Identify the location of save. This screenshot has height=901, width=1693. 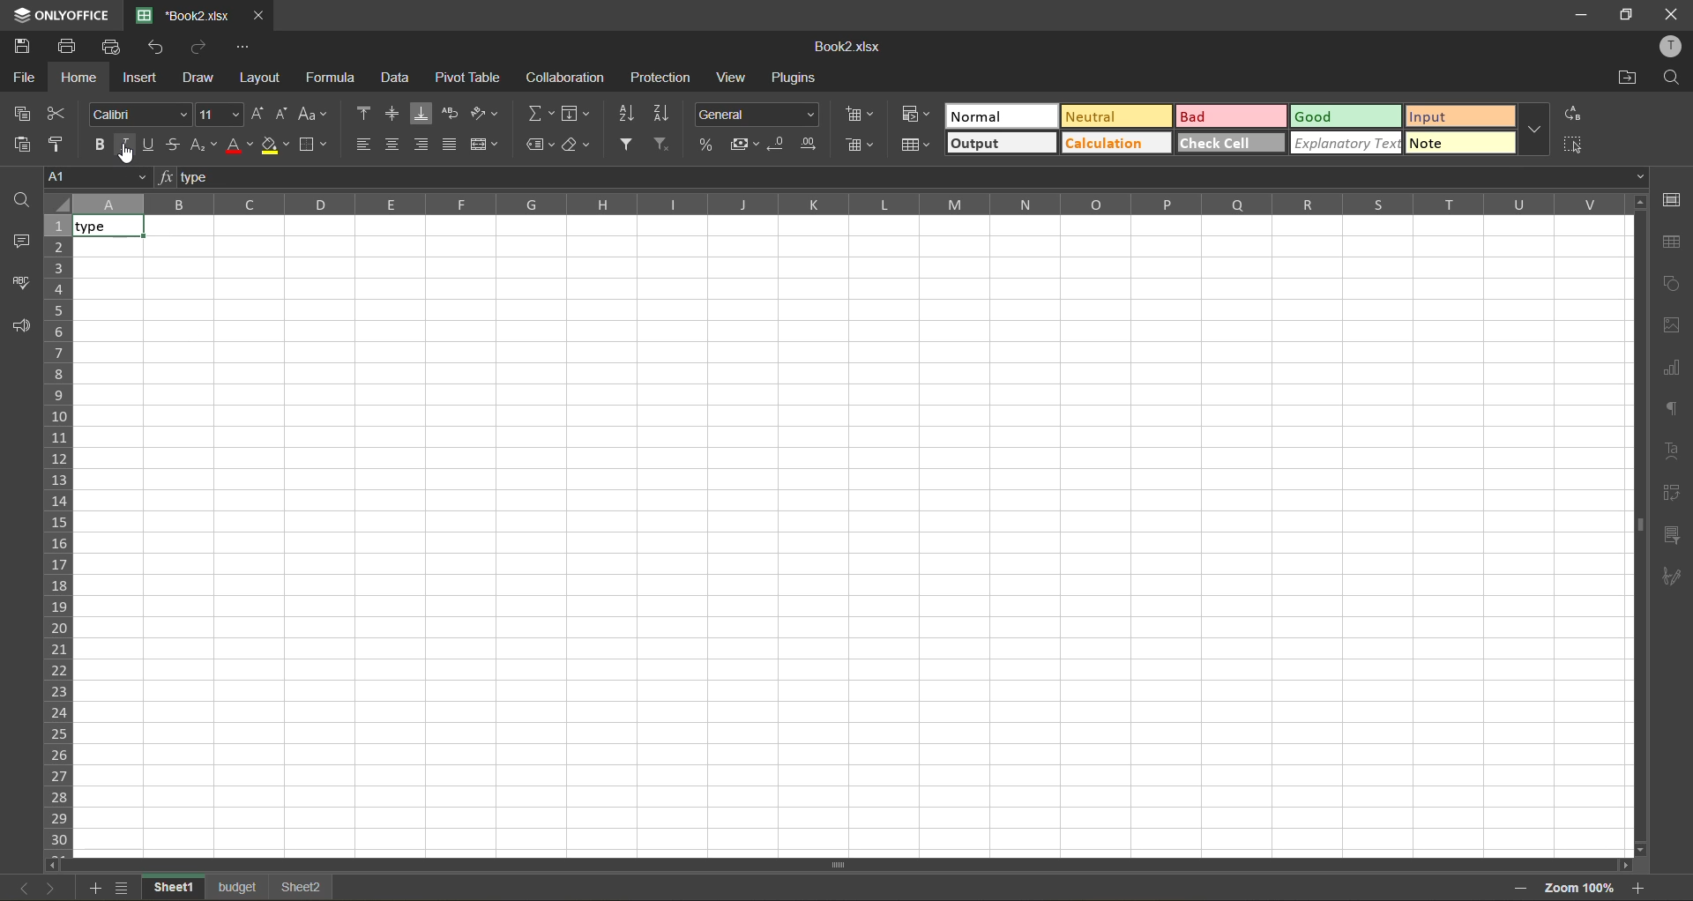
(26, 47).